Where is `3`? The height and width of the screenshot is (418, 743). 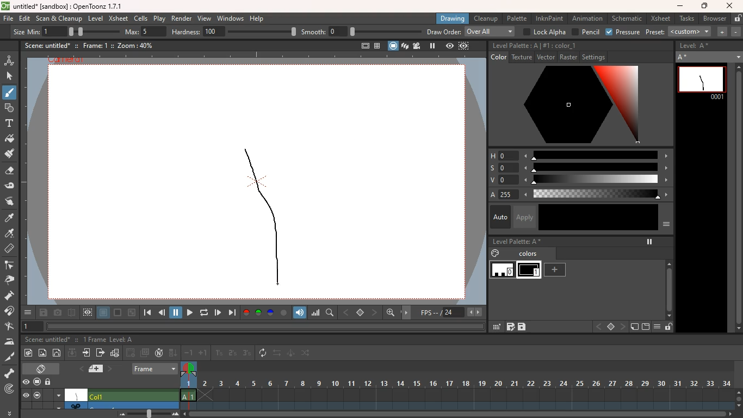
3 is located at coordinates (247, 354).